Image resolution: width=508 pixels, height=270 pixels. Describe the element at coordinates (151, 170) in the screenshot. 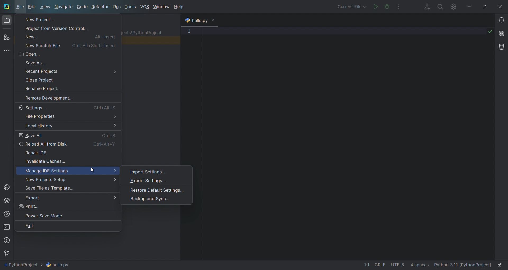

I see `import settings` at that location.